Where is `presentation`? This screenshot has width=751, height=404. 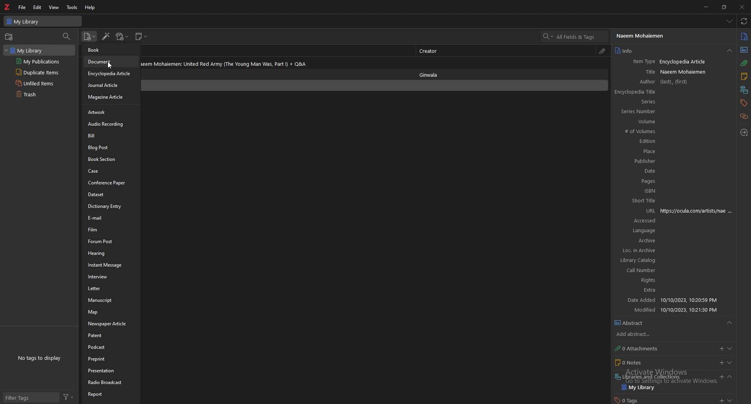 presentation is located at coordinates (110, 371).